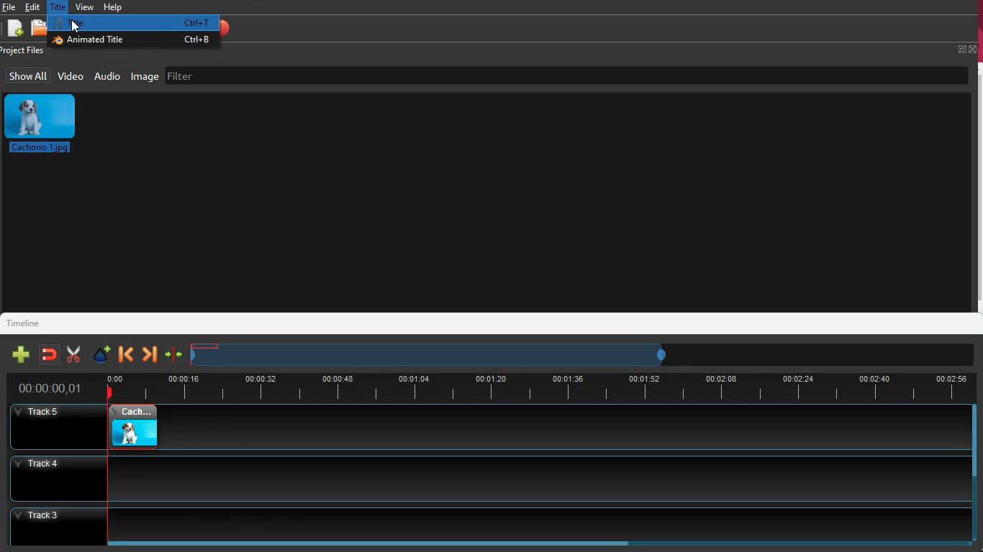 The image size is (983, 552). I want to click on file, so click(9, 7).